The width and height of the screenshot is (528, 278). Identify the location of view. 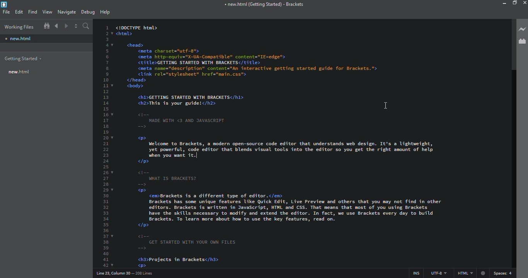
(48, 11).